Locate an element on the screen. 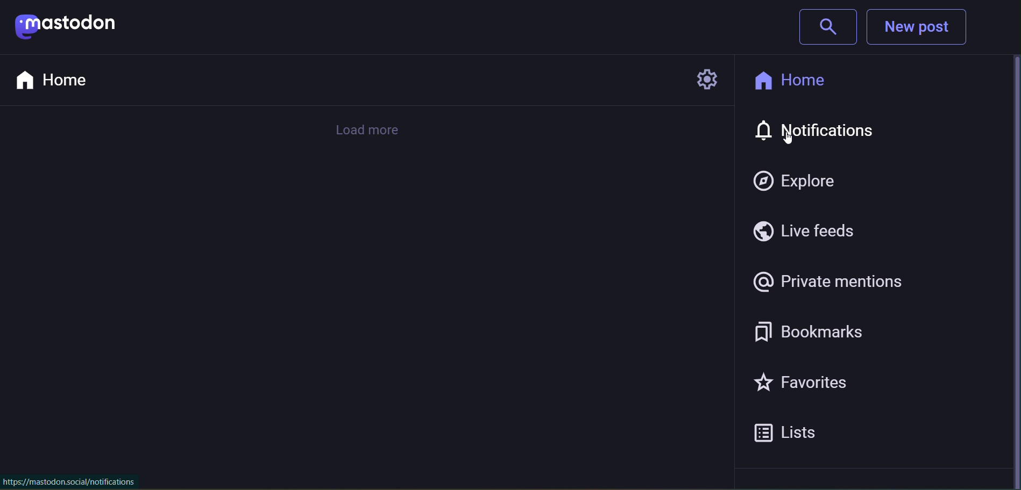 This screenshot has height=490, width=1021. mastodon is located at coordinates (97, 27).